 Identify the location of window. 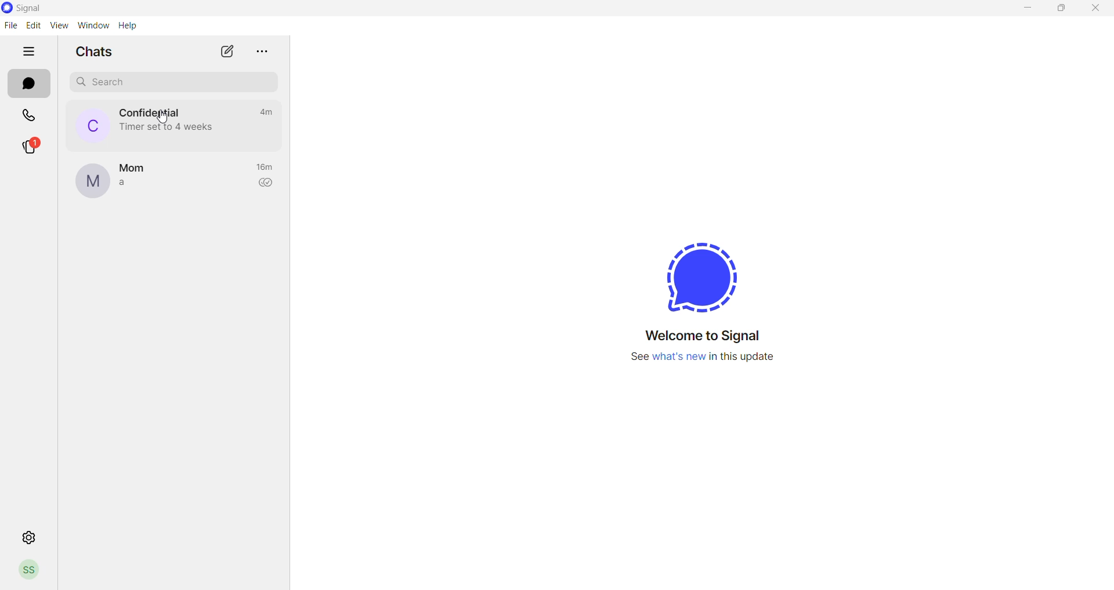
(95, 26).